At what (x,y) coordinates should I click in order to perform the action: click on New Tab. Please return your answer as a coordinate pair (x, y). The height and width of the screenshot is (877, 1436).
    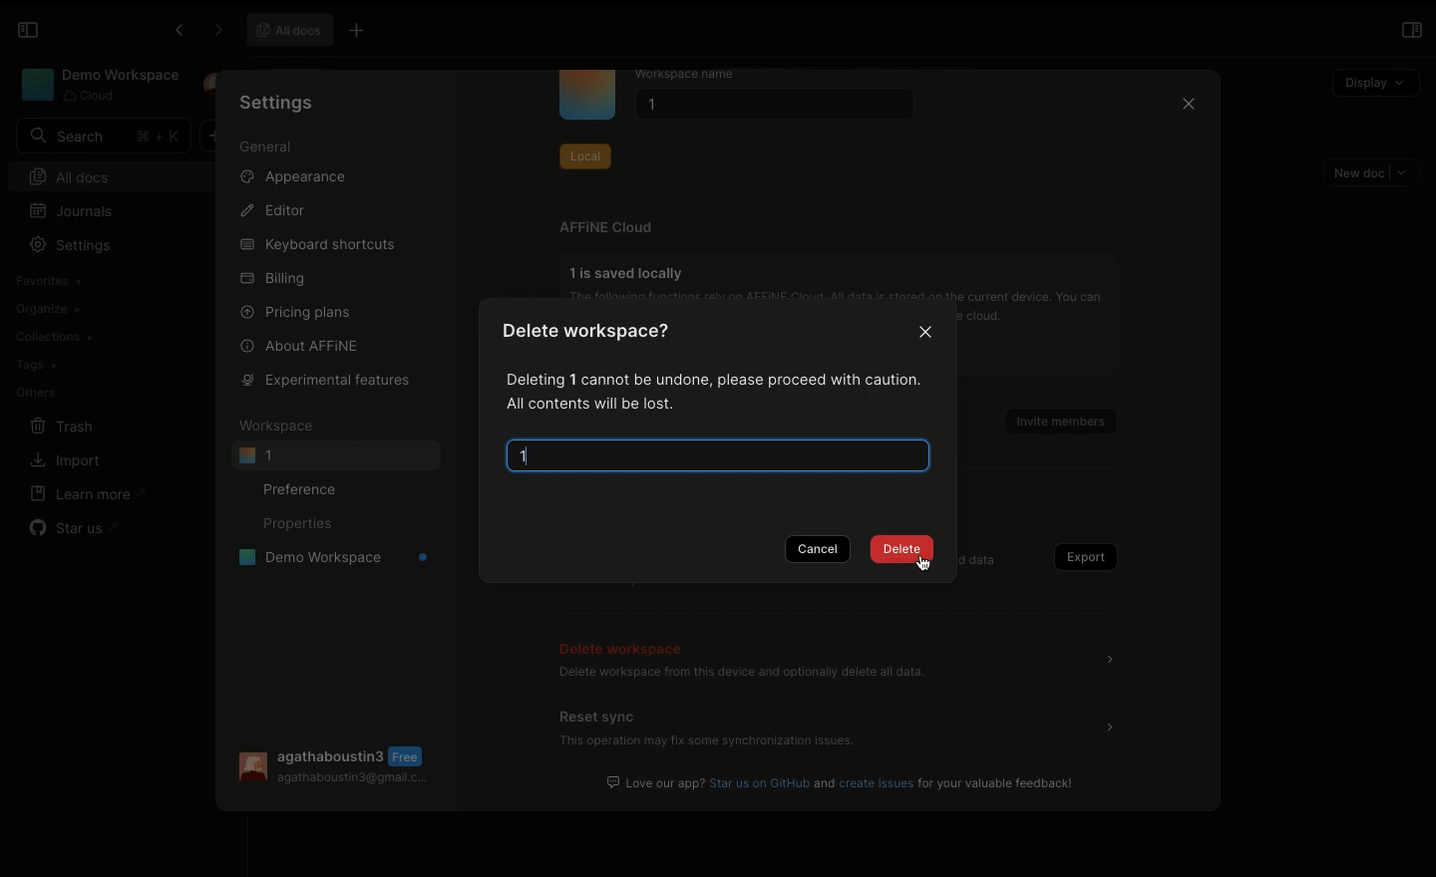
    Looking at the image, I should click on (363, 32).